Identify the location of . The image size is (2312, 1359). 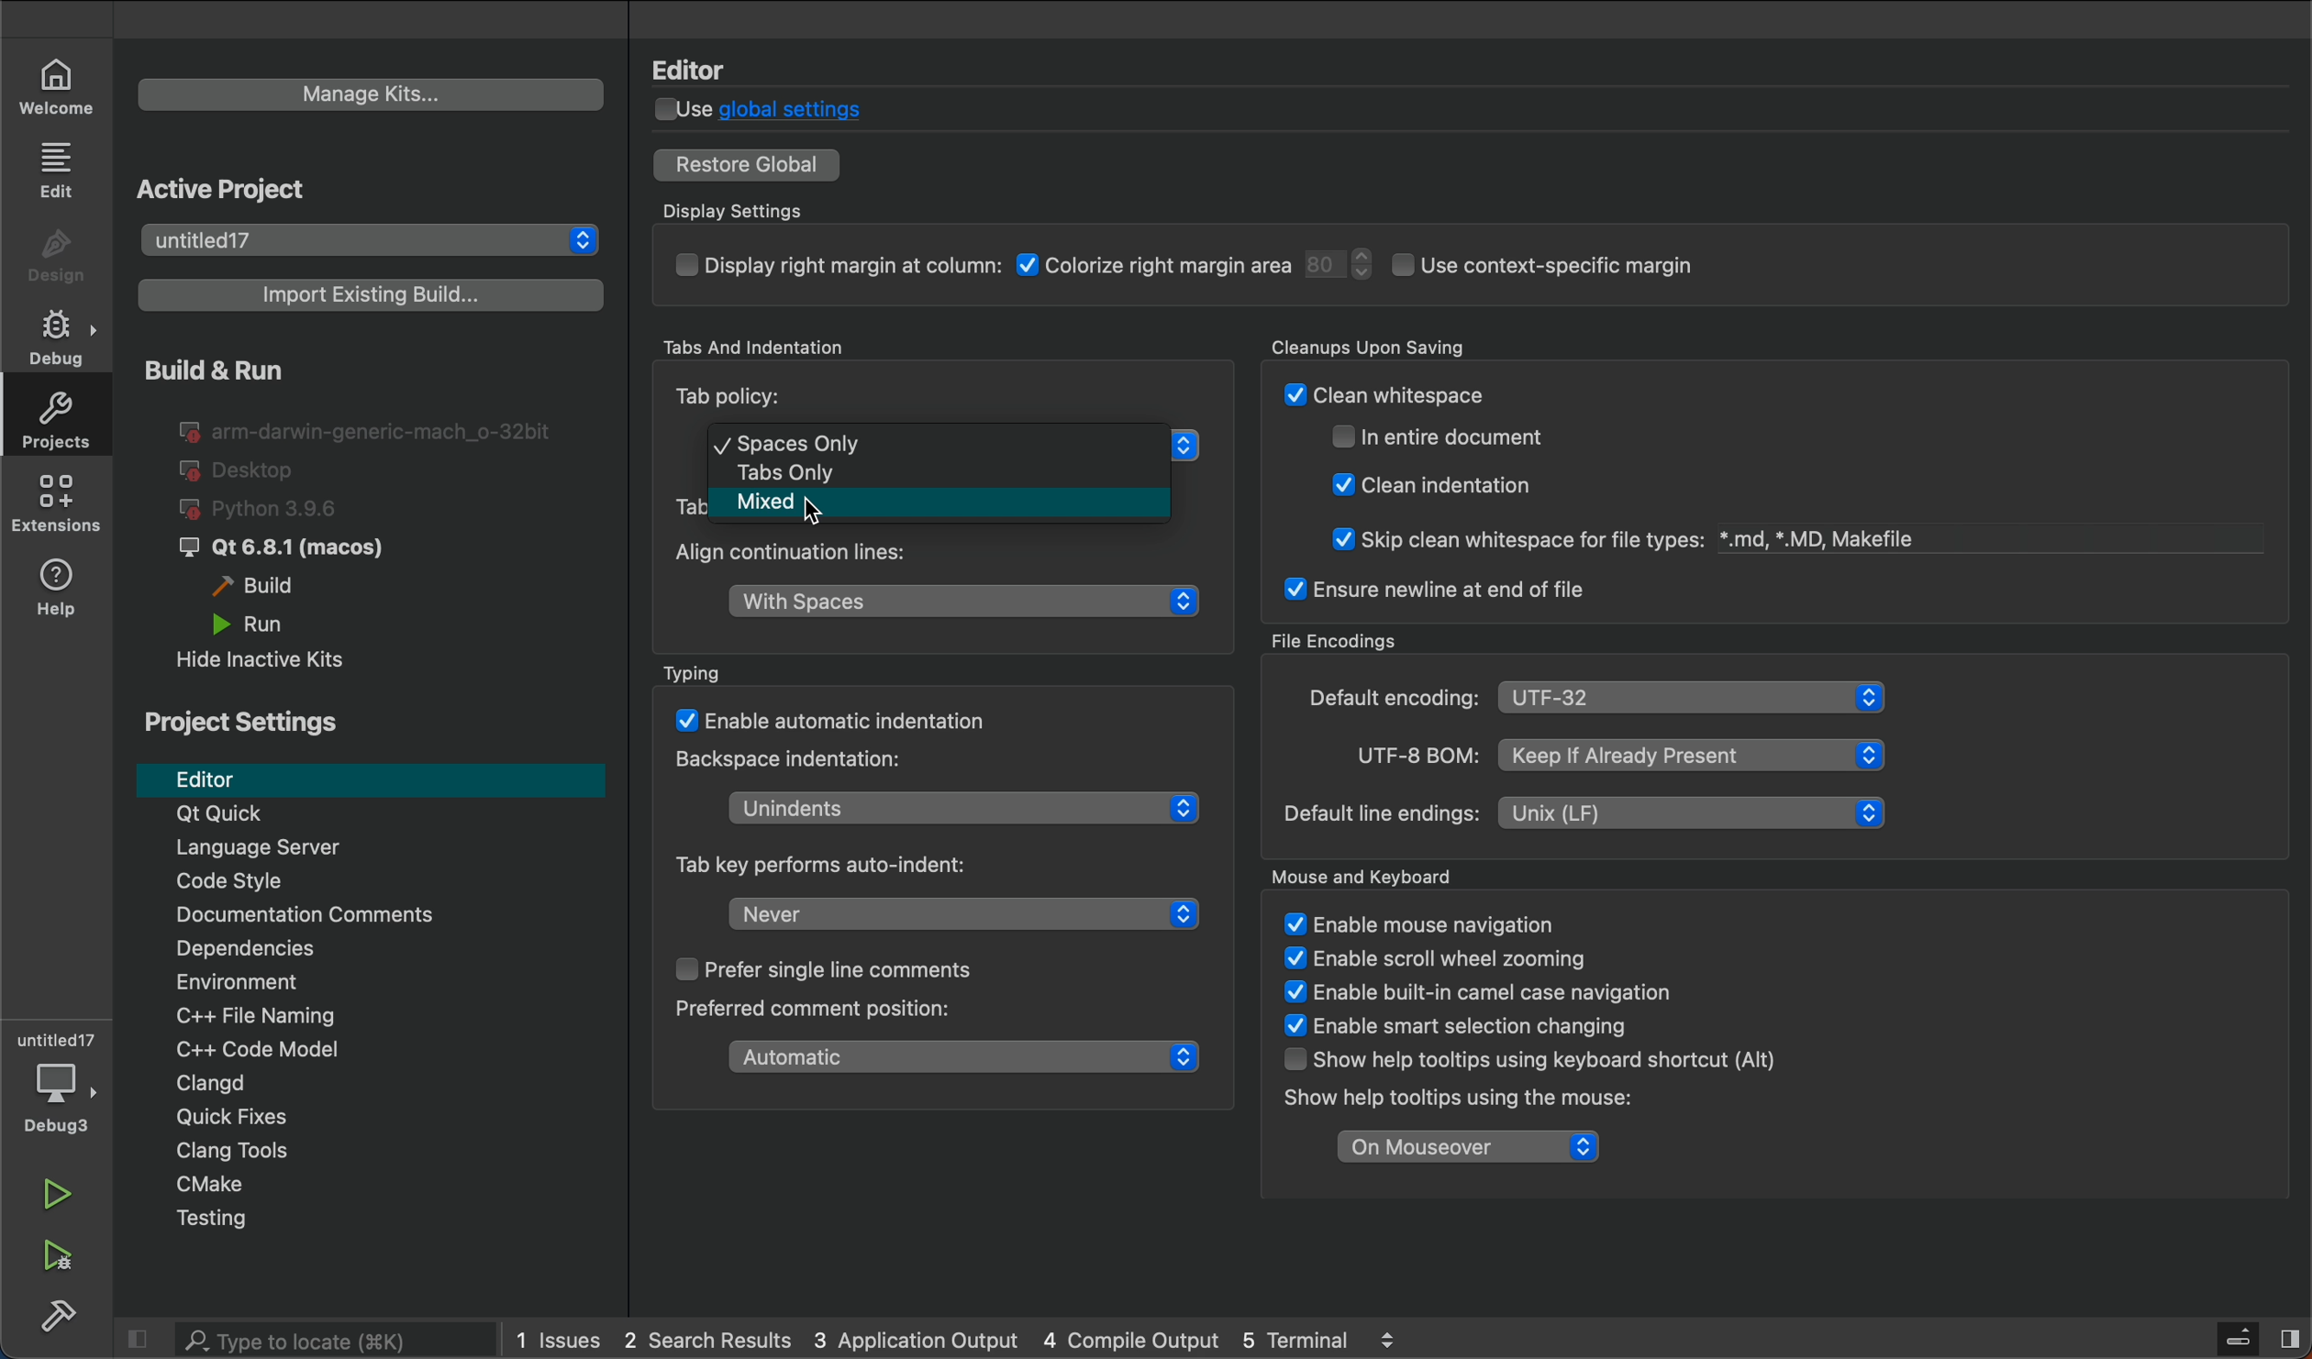
(859, 723).